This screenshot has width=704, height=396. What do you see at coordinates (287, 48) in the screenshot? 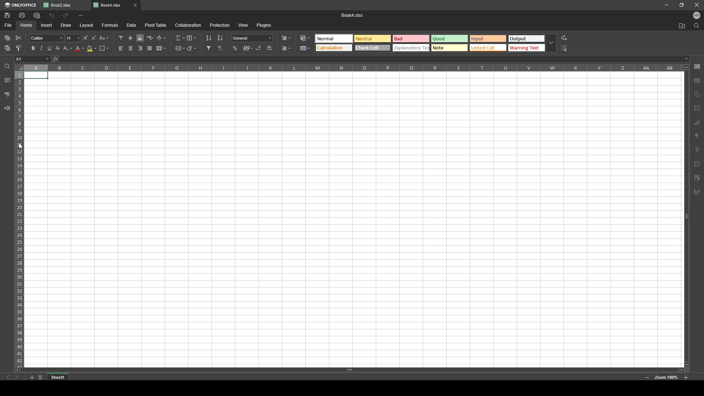
I see `delete cells` at bounding box center [287, 48].